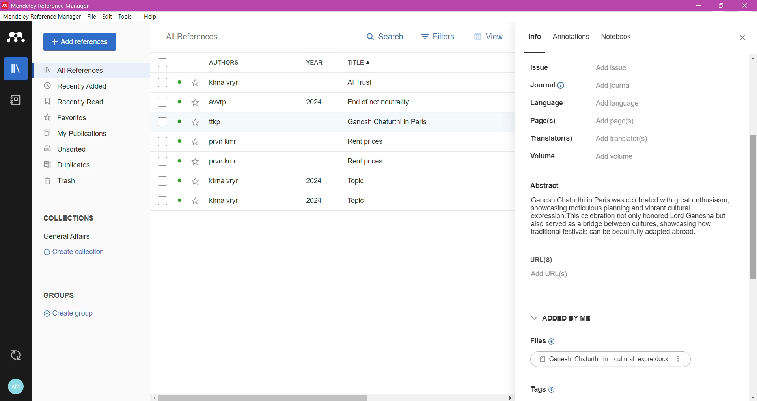  I want to click on Filters, so click(439, 35).